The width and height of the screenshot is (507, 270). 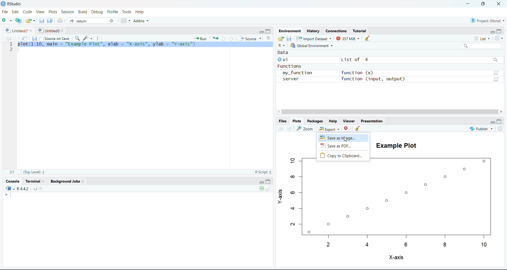 I want to click on Copy to Clipboard.., so click(x=343, y=156).